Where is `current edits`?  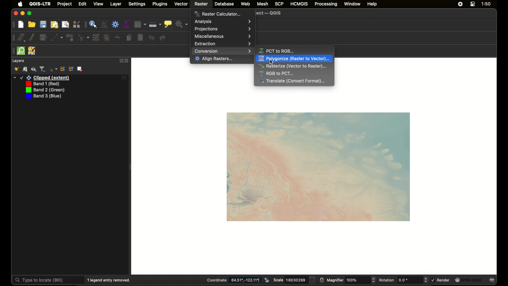 current edits is located at coordinates (22, 38).